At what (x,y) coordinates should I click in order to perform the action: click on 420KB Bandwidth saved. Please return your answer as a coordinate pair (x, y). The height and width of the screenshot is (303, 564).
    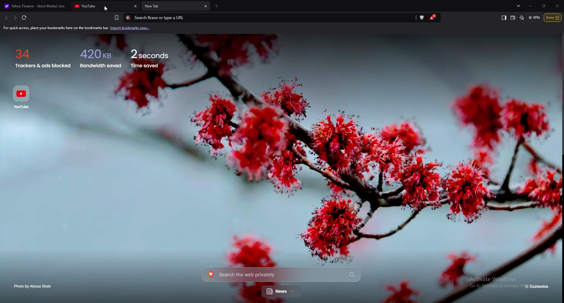
    Looking at the image, I should click on (100, 57).